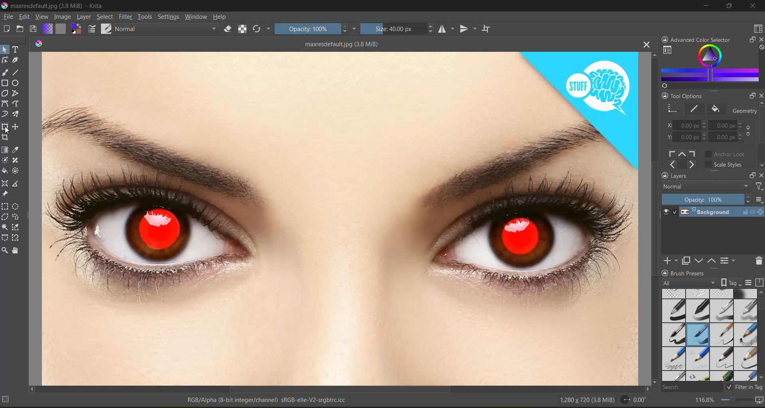 The width and height of the screenshot is (765, 408). Describe the element at coordinates (6, 137) in the screenshot. I see `tool` at that location.